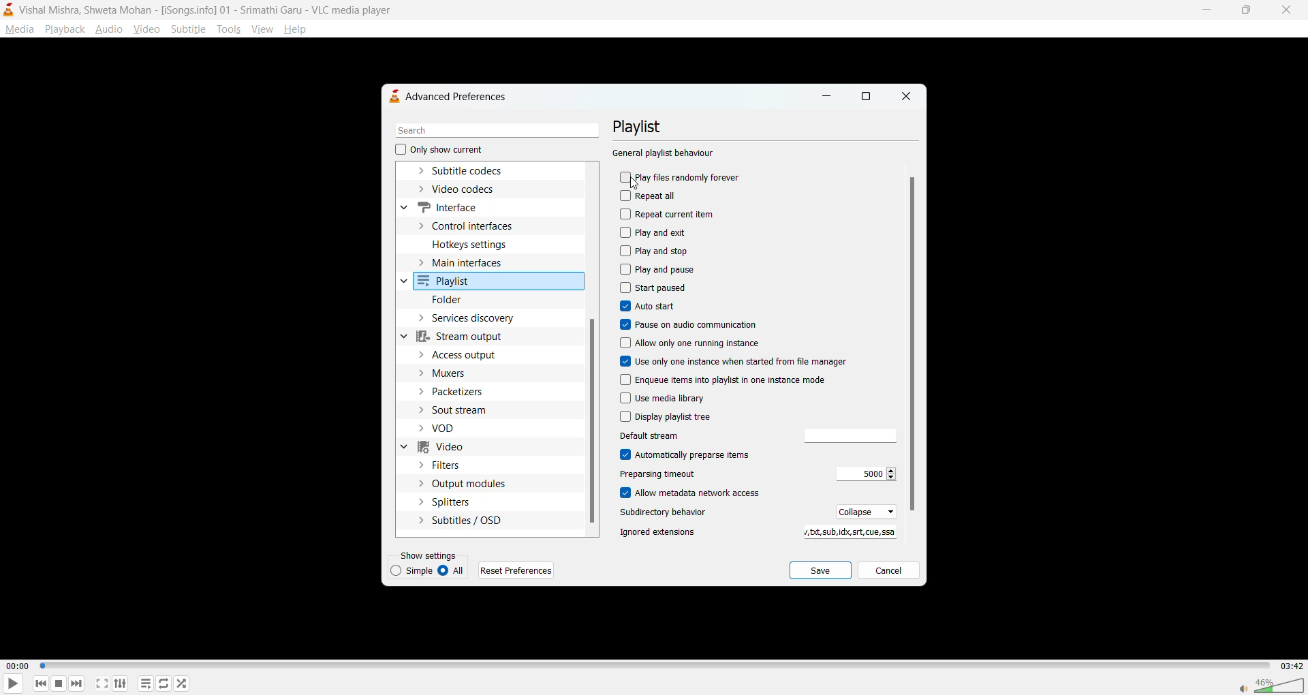 This screenshot has width=1308, height=695. Describe the element at coordinates (493, 131) in the screenshot. I see `search` at that location.